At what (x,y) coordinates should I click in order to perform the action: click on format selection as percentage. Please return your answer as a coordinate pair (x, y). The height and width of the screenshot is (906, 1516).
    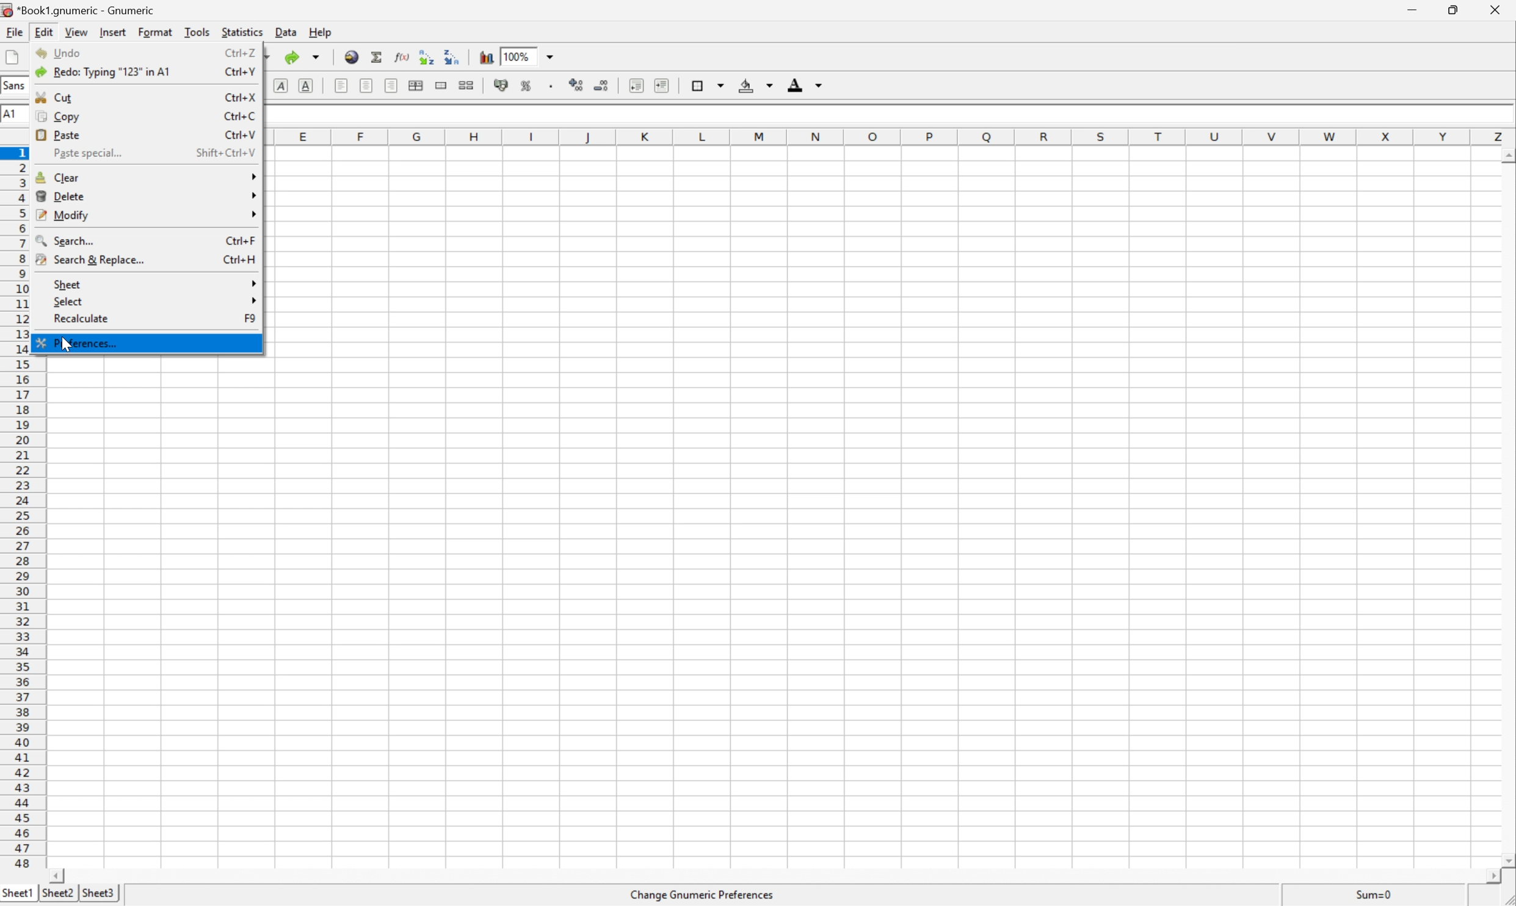
    Looking at the image, I should click on (528, 85).